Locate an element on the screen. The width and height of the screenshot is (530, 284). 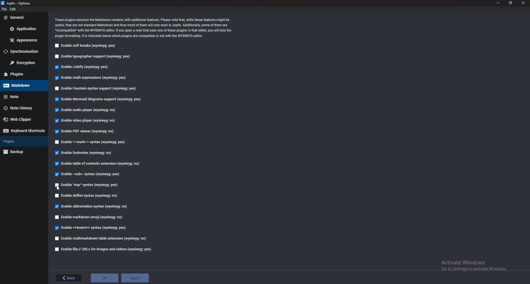
edit is located at coordinates (13, 9).